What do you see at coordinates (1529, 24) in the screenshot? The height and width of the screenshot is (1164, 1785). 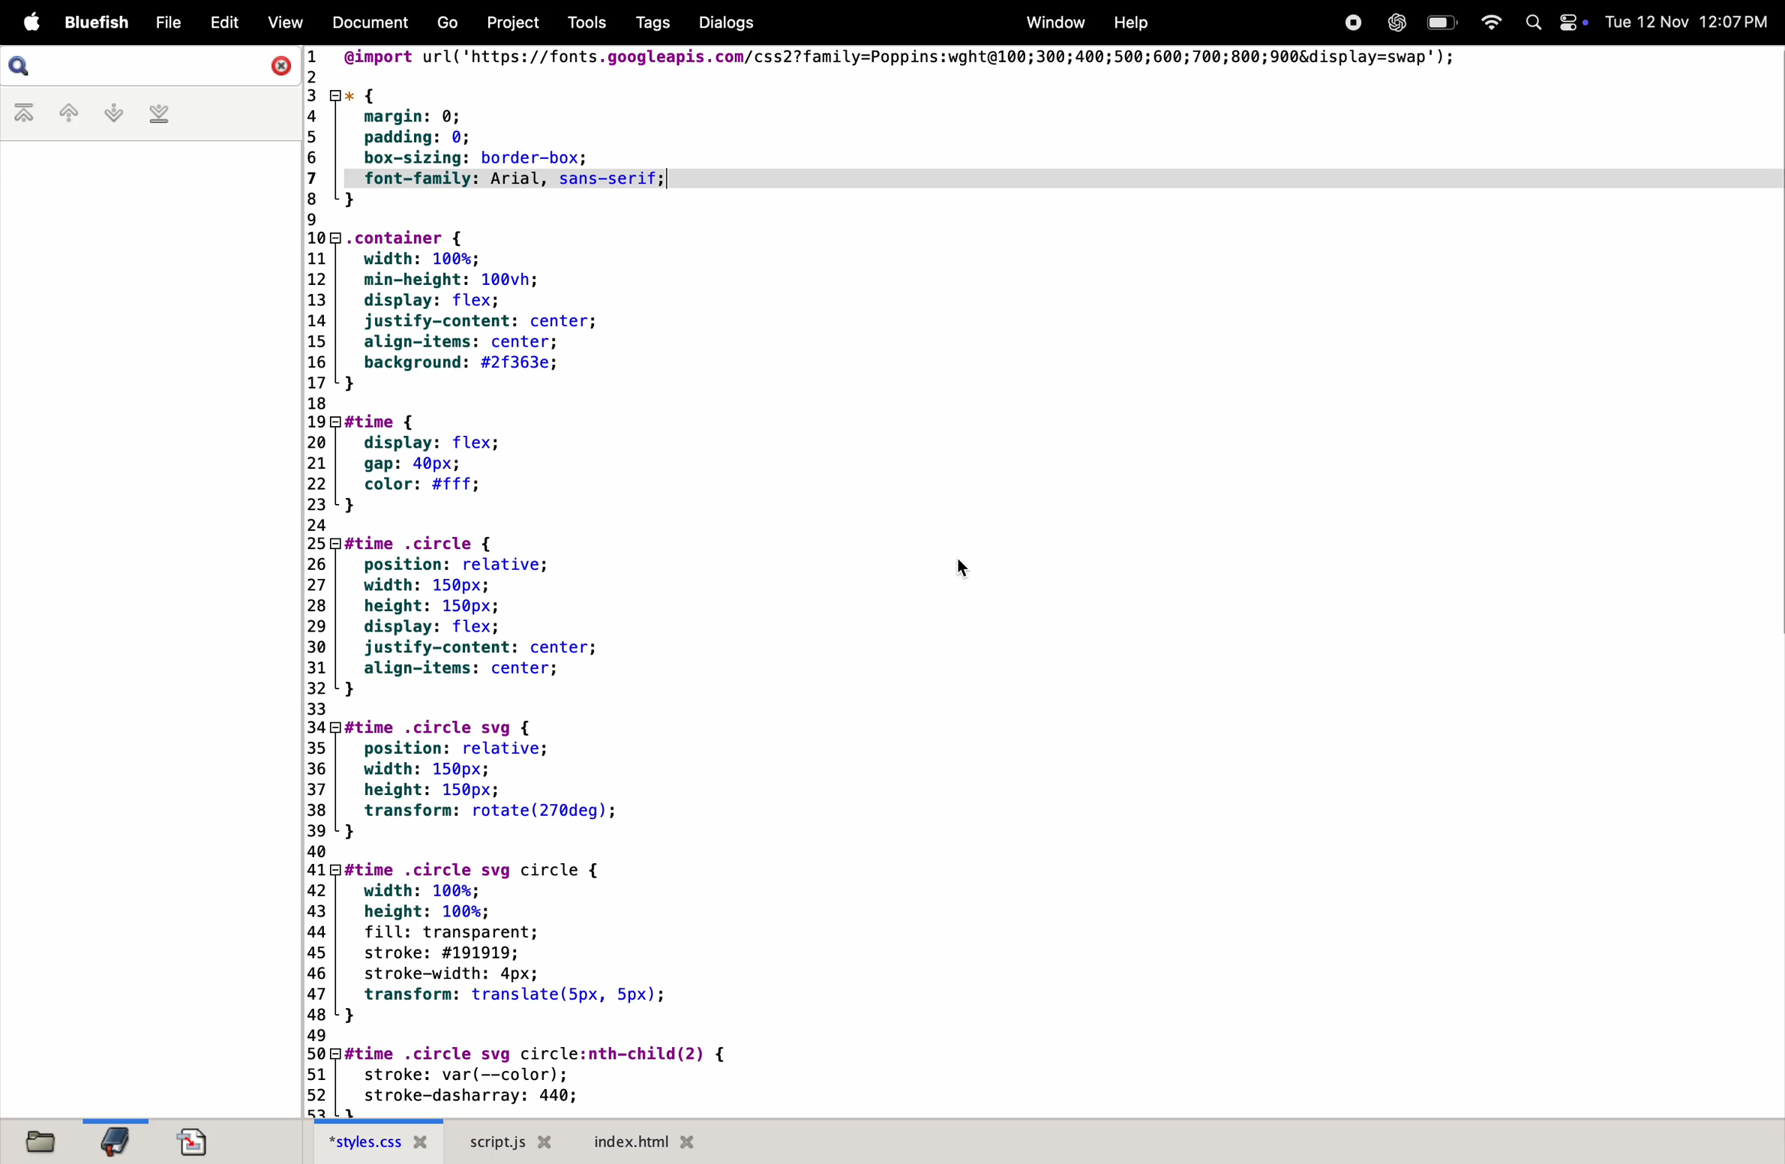 I see `Spotlight` at bounding box center [1529, 24].